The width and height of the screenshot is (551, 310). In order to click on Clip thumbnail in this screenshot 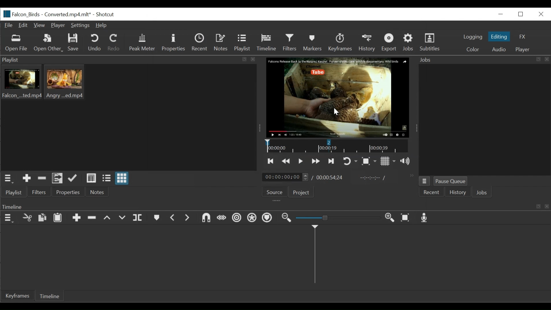, I will do `click(129, 117)`.